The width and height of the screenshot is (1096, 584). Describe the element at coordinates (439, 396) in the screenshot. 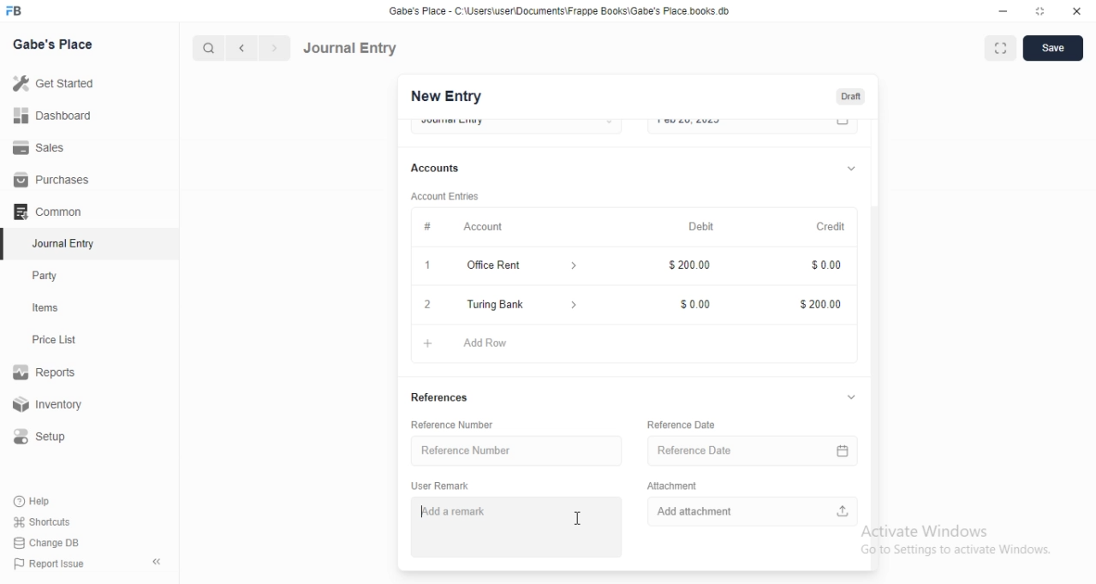

I see `References` at that location.